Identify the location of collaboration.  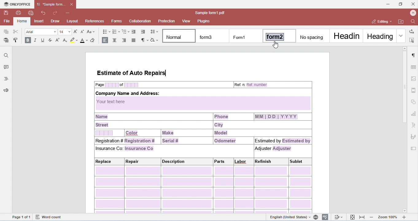
(140, 21).